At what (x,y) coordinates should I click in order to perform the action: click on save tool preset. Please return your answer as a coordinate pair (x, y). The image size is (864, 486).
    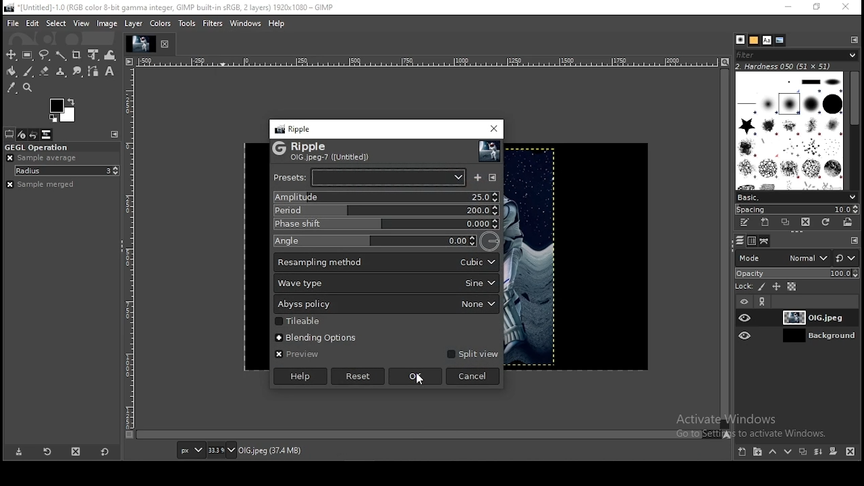
    Looking at the image, I should click on (20, 453).